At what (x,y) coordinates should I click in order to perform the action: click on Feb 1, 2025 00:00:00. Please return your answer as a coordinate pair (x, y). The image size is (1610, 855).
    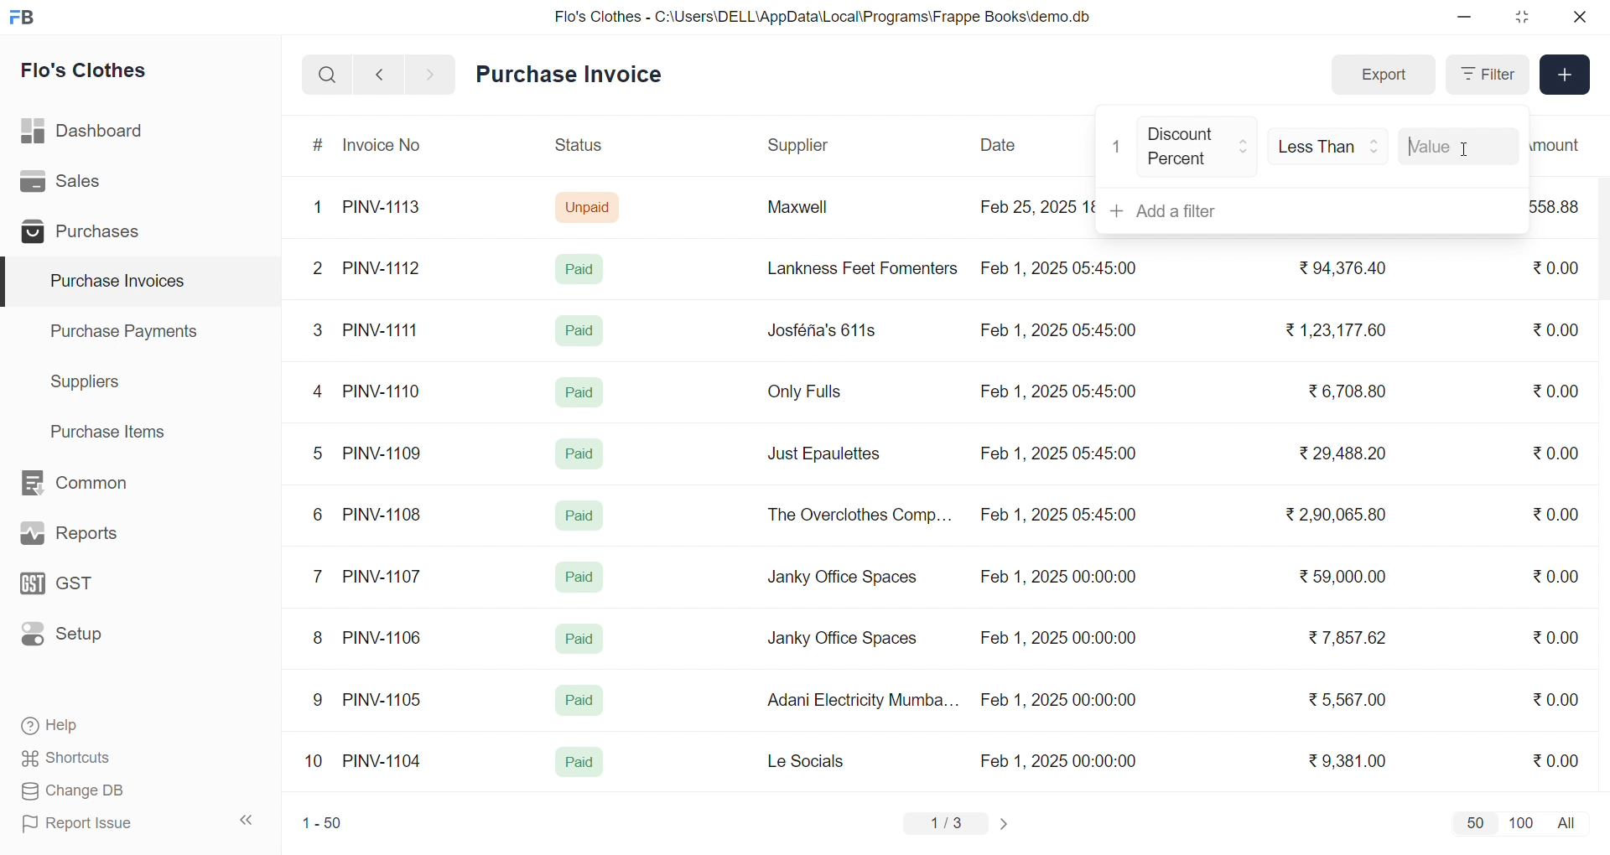
    Looking at the image, I should click on (1058, 700).